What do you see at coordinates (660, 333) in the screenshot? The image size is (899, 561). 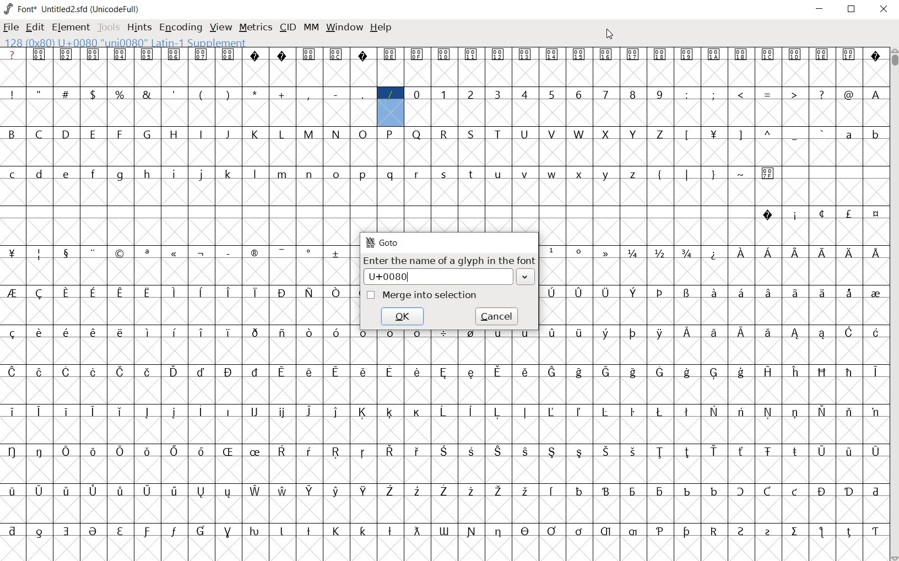 I see `glyph` at bounding box center [660, 333].